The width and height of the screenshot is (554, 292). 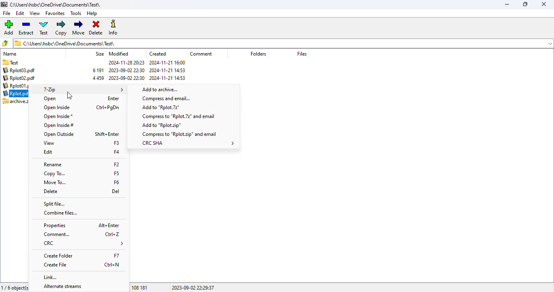 What do you see at coordinates (14, 101) in the screenshot?
I see `archive` at bounding box center [14, 101].